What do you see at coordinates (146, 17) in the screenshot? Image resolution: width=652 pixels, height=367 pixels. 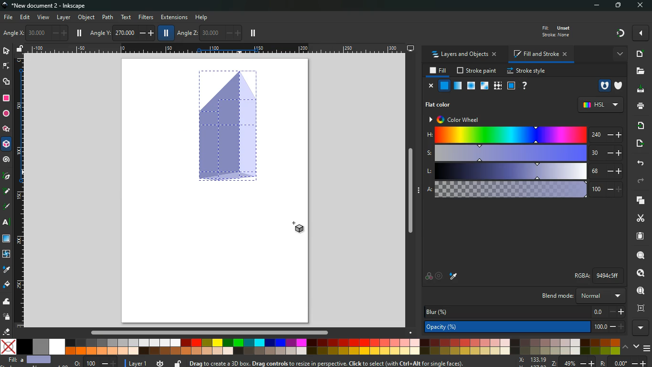 I see `filters` at bounding box center [146, 17].